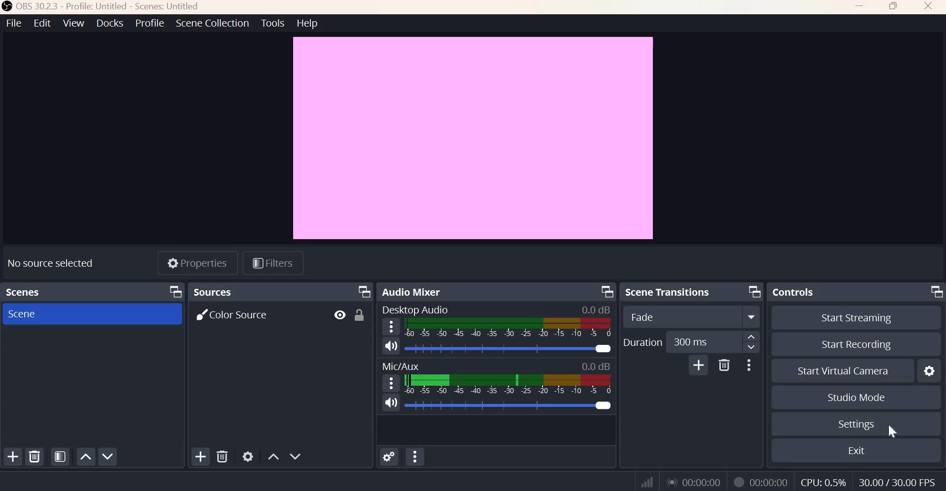 The width and height of the screenshot is (946, 491). What do you see at coordinates (739, 482) in the screenshot?
I see `Recording Status Icon` at bounding box center [739, 482].